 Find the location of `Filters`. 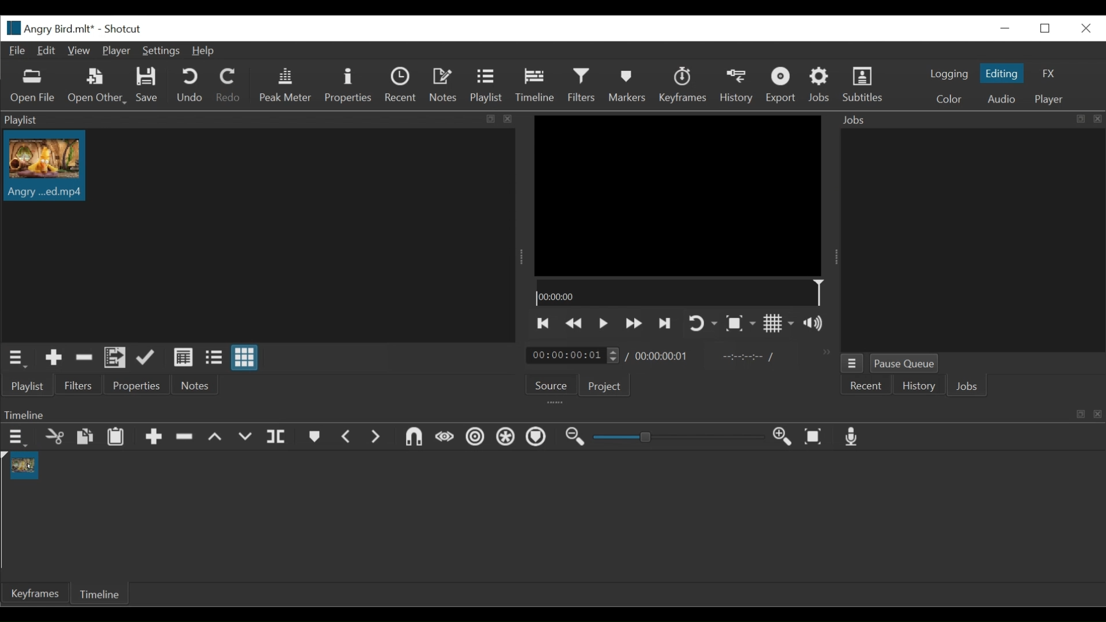

Filters is located at coordinates (81, 385).